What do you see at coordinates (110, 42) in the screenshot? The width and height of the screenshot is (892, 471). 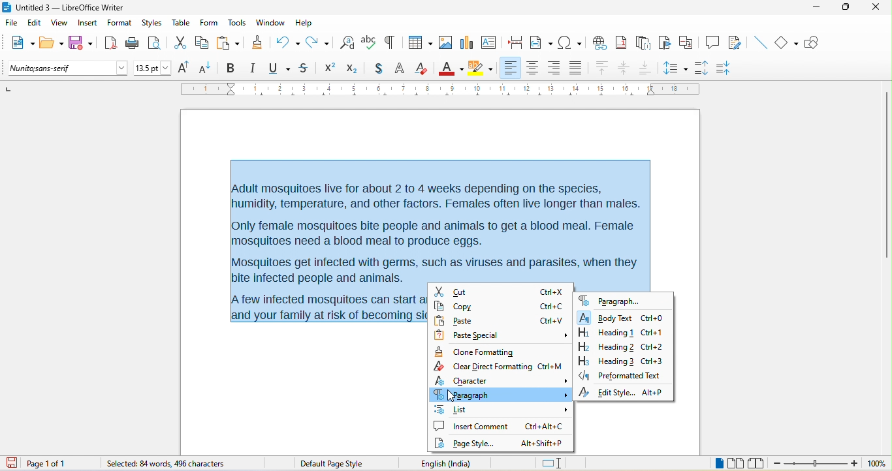 I see `export directly as pdf` at bounding box center [110, 42].